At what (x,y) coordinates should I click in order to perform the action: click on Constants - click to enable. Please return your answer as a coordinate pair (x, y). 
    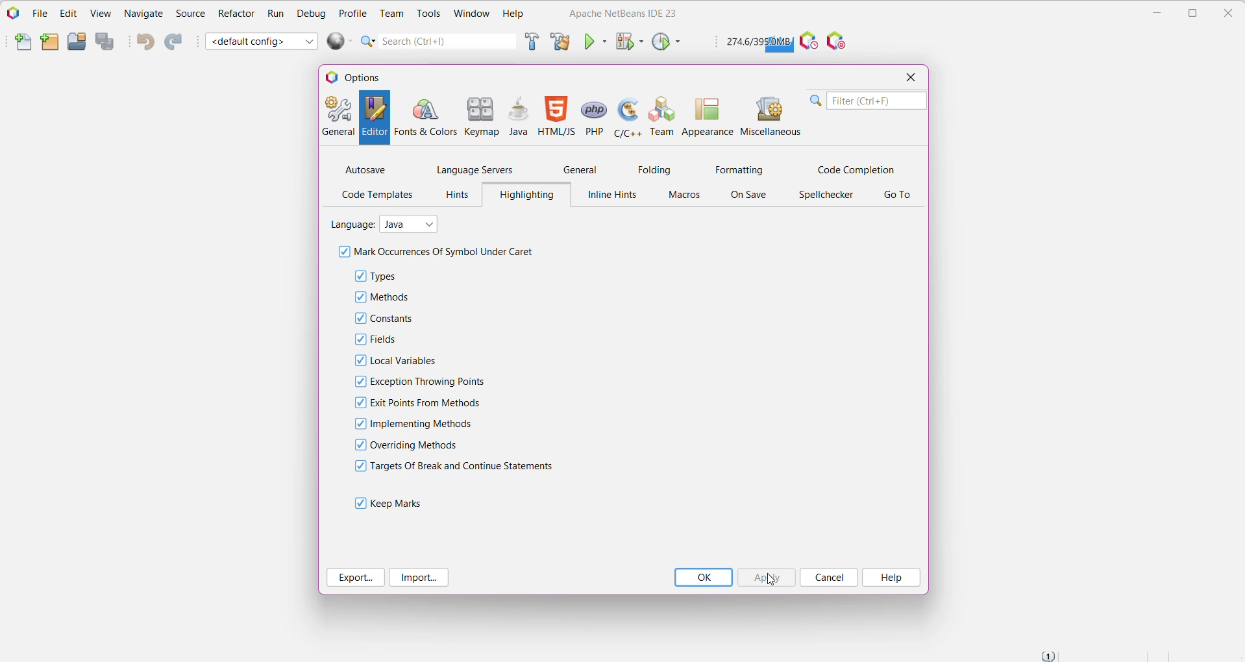
    Looking at the image, I should click on (397, 319).